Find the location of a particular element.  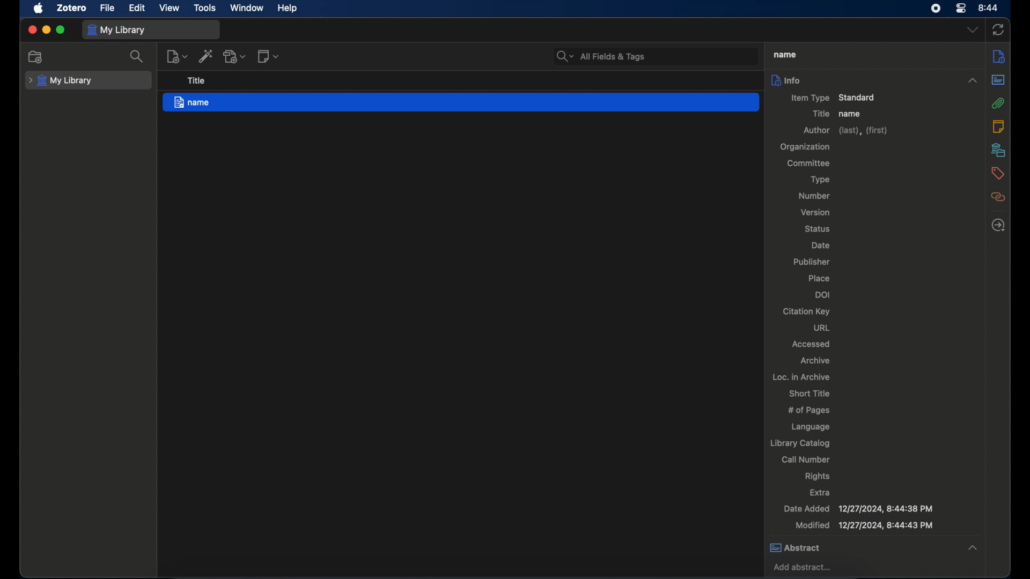

search dropdown is located at coordinates (564, 56).